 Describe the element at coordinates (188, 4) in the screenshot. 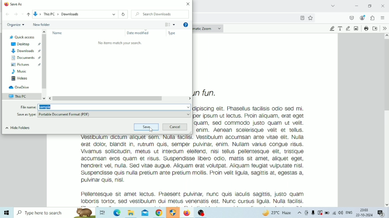

I see `Close` at that location.